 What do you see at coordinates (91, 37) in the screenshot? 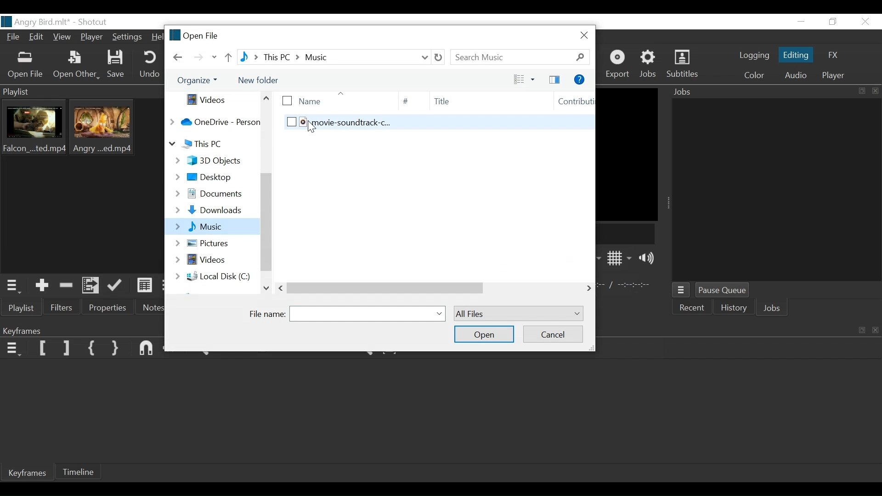
I see `Player` at bounding box center [91, 37].